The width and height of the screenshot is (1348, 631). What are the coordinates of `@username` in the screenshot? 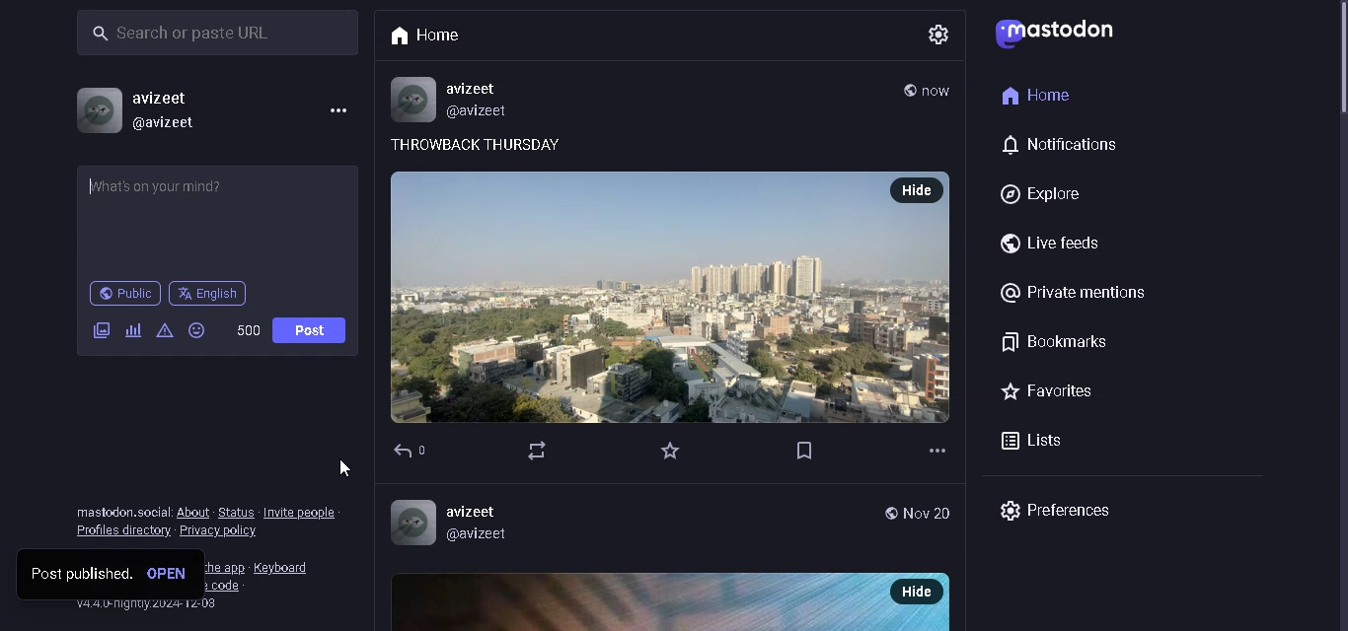 It's located at (171, 123).